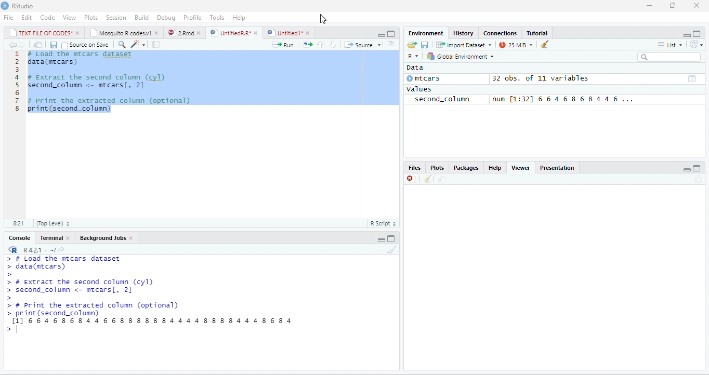  Describe the element at coordinates (101, 237) in the screenshot. I see `‘Background Jobs` at that location.